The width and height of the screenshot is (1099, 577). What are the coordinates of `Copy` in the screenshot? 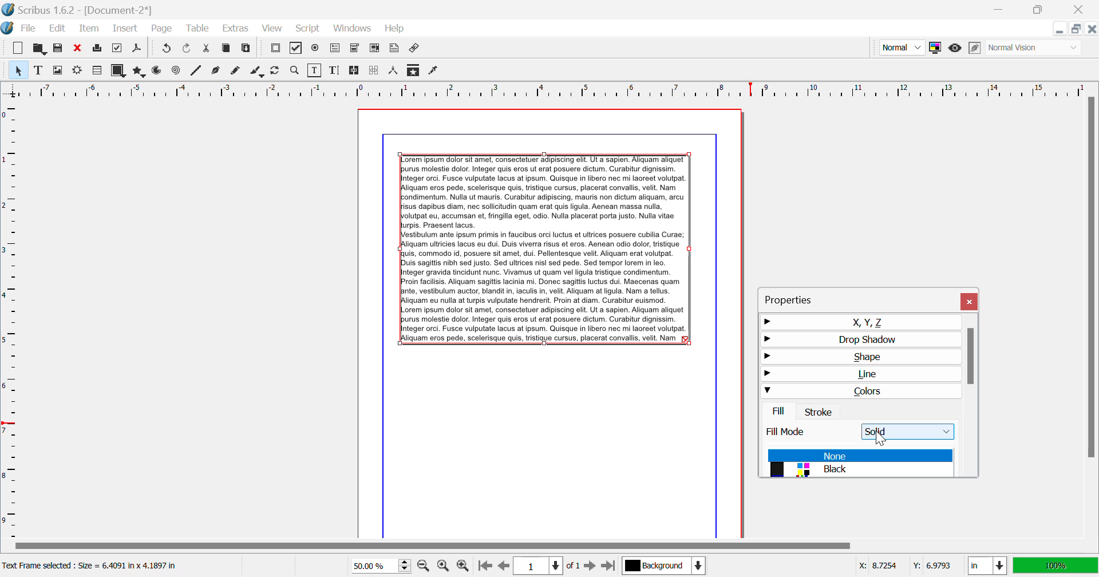 It's located at (227, 50).